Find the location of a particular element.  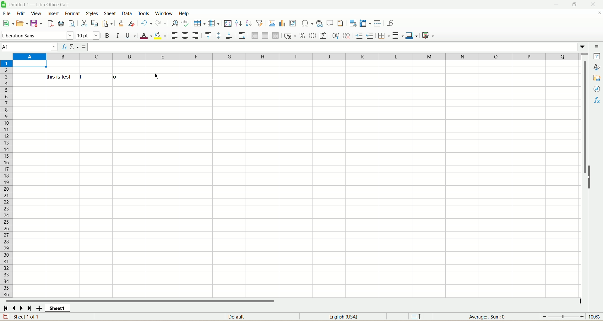

wrap text is located at coordinates (242, 36).